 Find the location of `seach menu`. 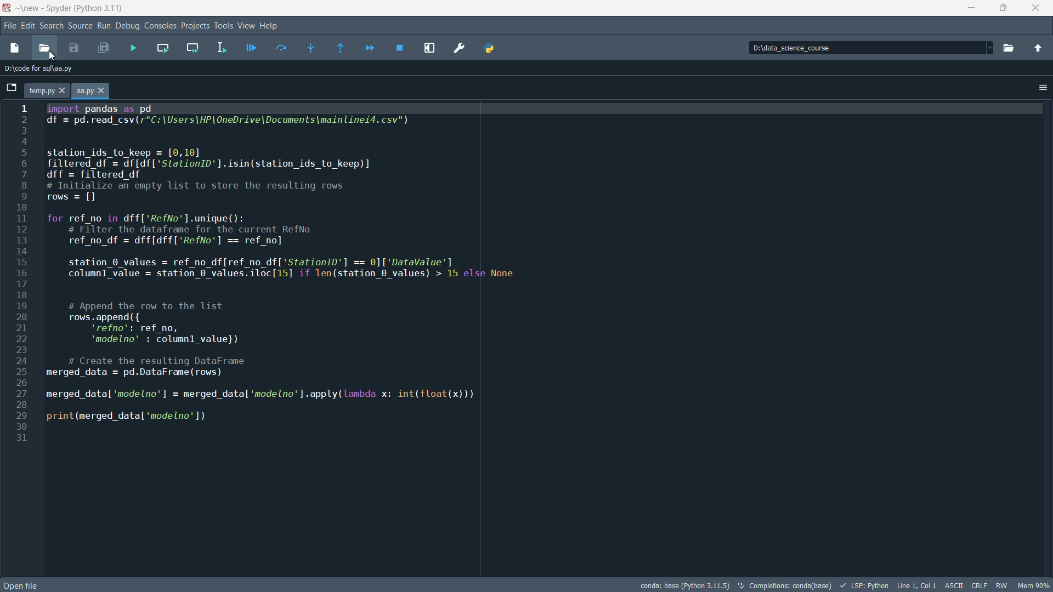

seach menu is located at coordinates (52, 25).